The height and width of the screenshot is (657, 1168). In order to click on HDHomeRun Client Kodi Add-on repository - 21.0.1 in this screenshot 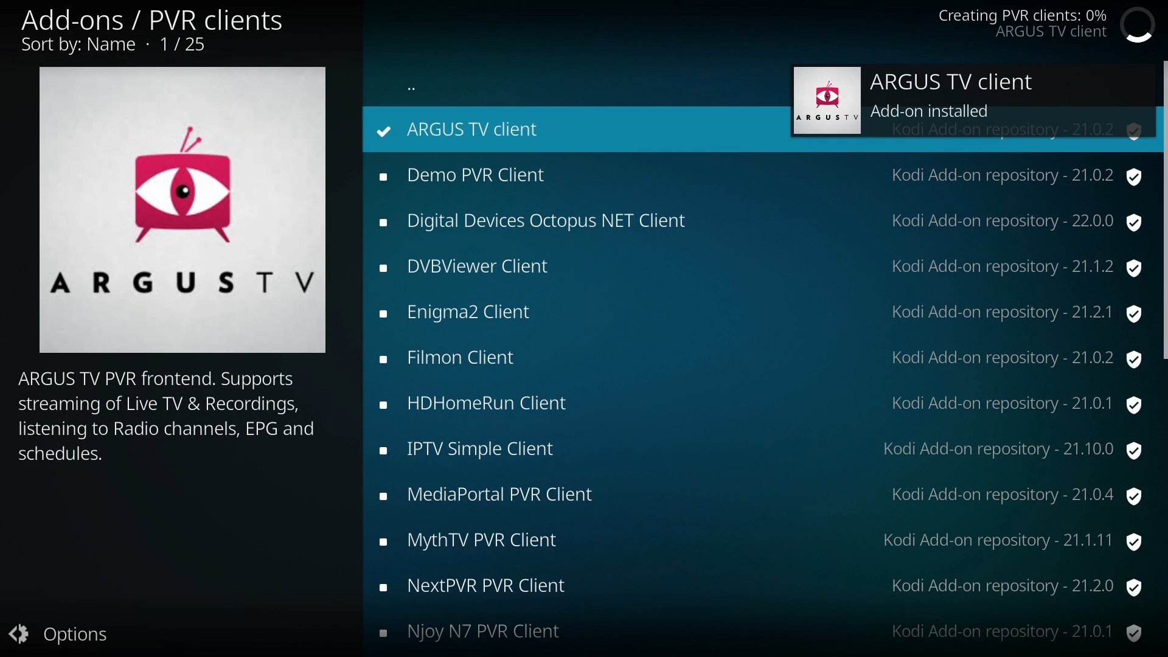, I will do `click(756, 405)`.